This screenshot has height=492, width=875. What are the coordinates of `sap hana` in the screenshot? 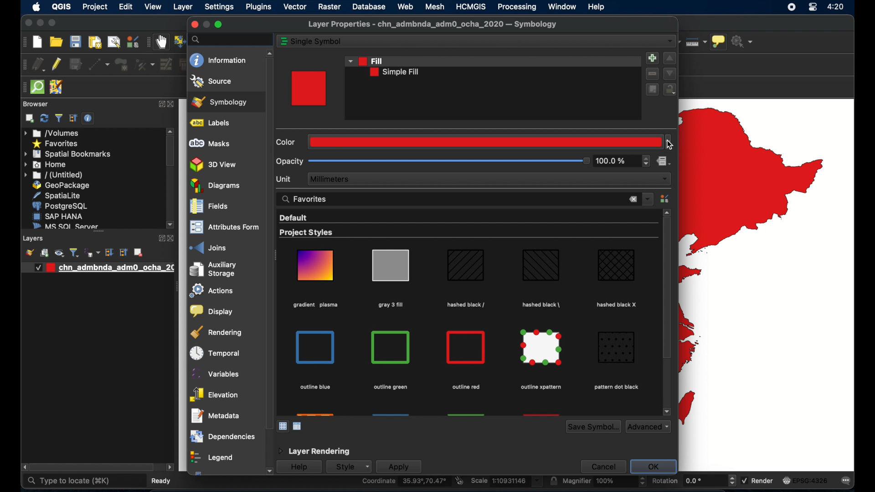 It's located at (58, 216).